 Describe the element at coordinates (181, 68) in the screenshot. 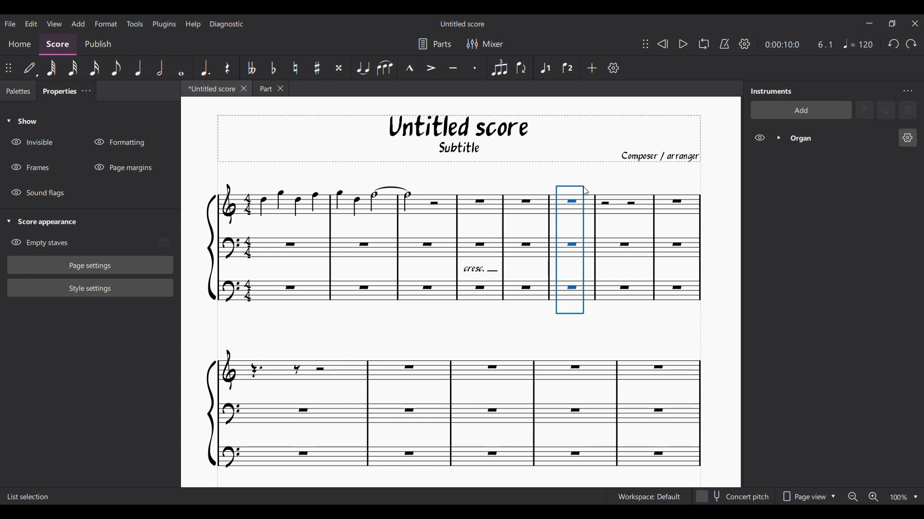

I see `Whole note` at that location.